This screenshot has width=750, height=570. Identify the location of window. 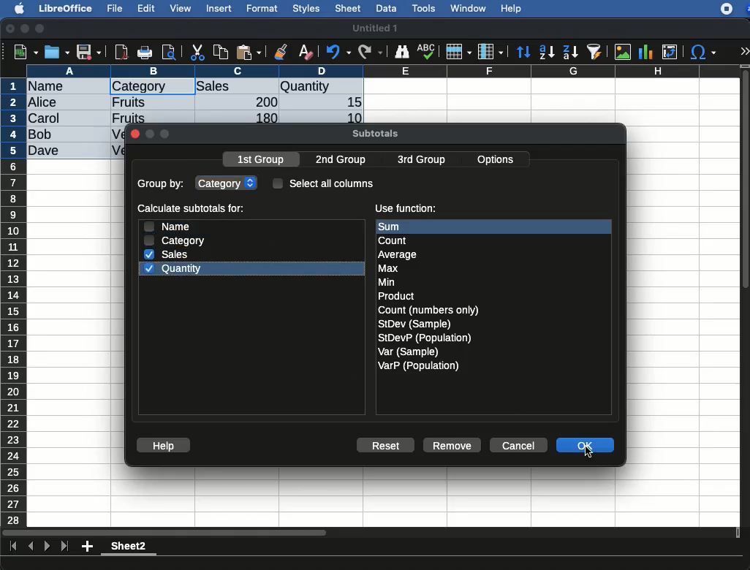
(466, 8).